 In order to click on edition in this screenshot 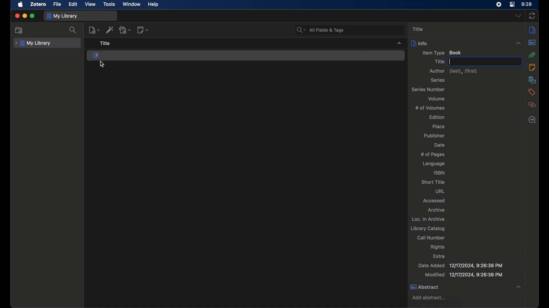, I will do `click(437, 117)`.